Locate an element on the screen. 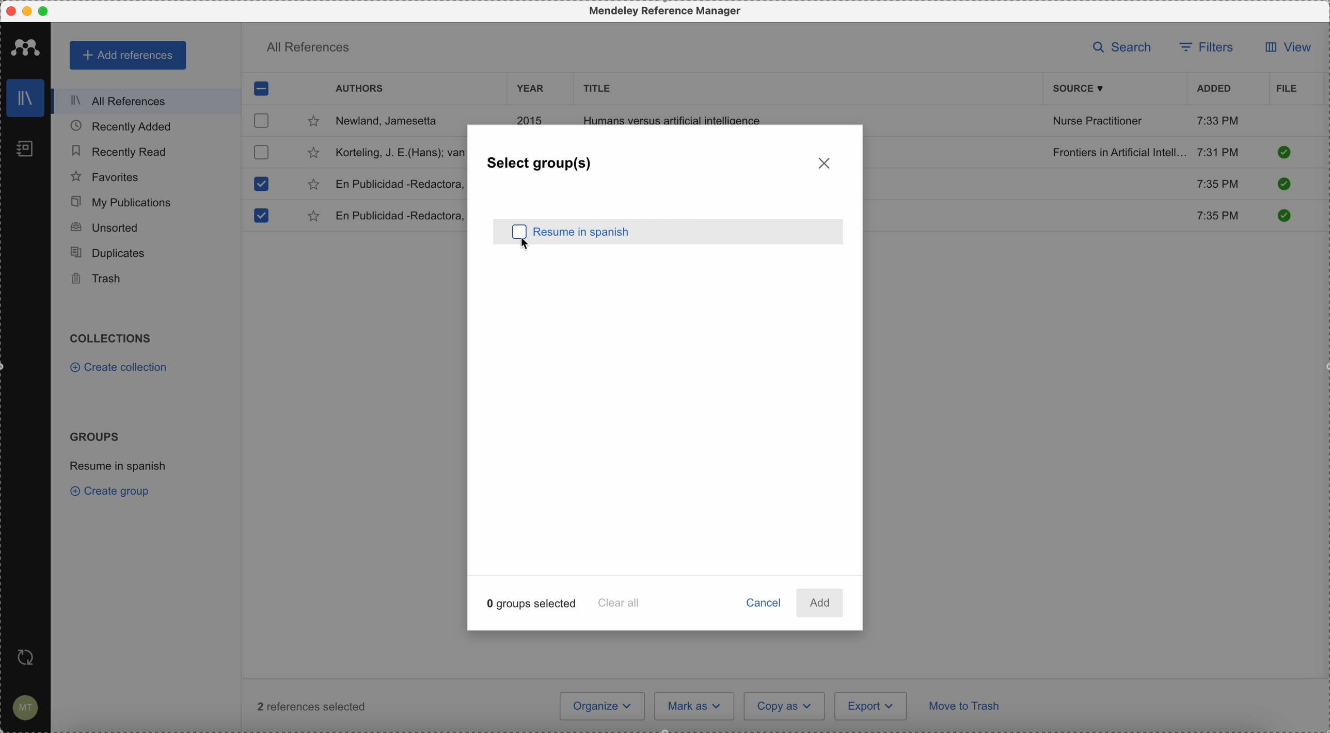 The width and height of the screenshot is (1330, 733). mark as is located at coordinates (695, 706).